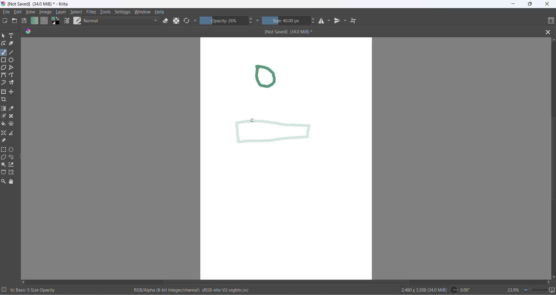 The image size is (556, 295). I want to click on 2480 x 3508 (34.0 MiB), so click(421, 290).